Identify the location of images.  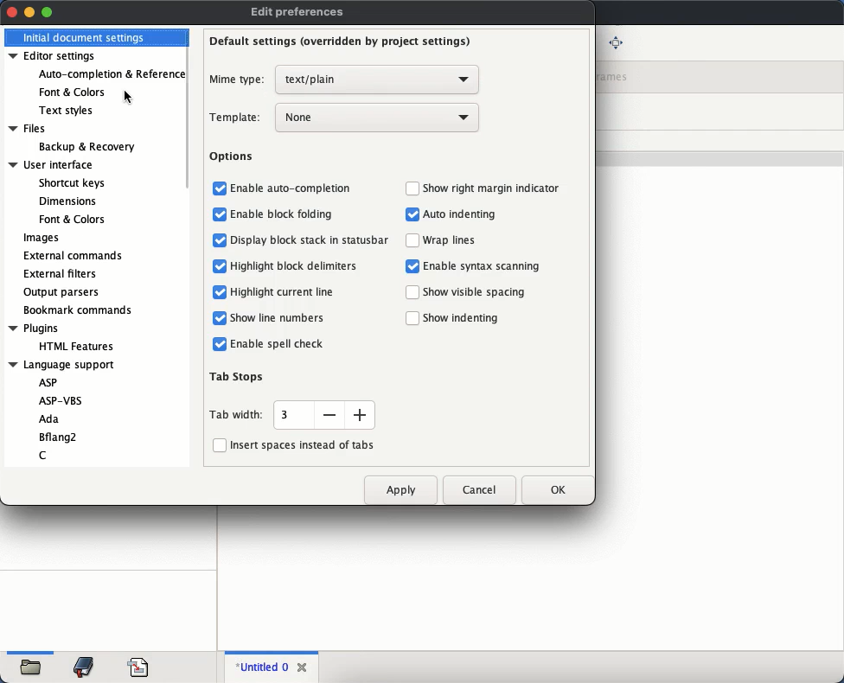
(42, 238).